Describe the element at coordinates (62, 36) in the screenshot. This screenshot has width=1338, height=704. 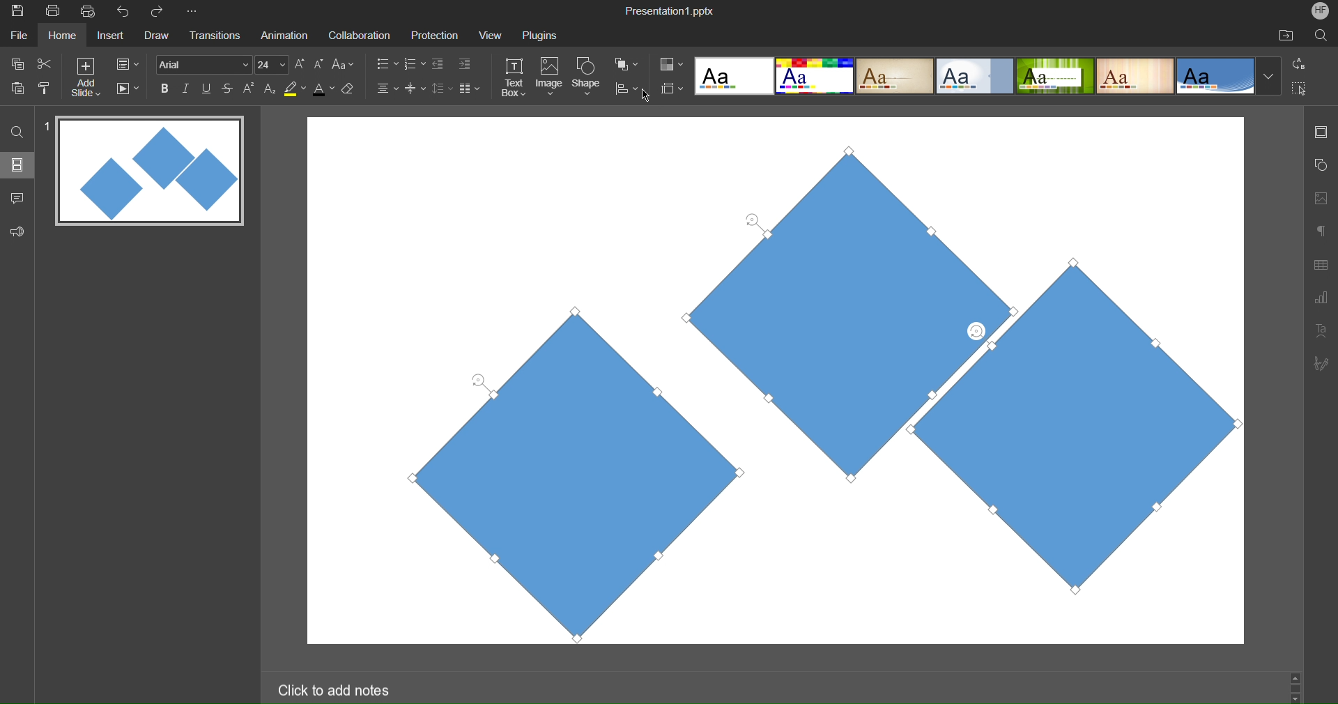
I see `Home` at that location.